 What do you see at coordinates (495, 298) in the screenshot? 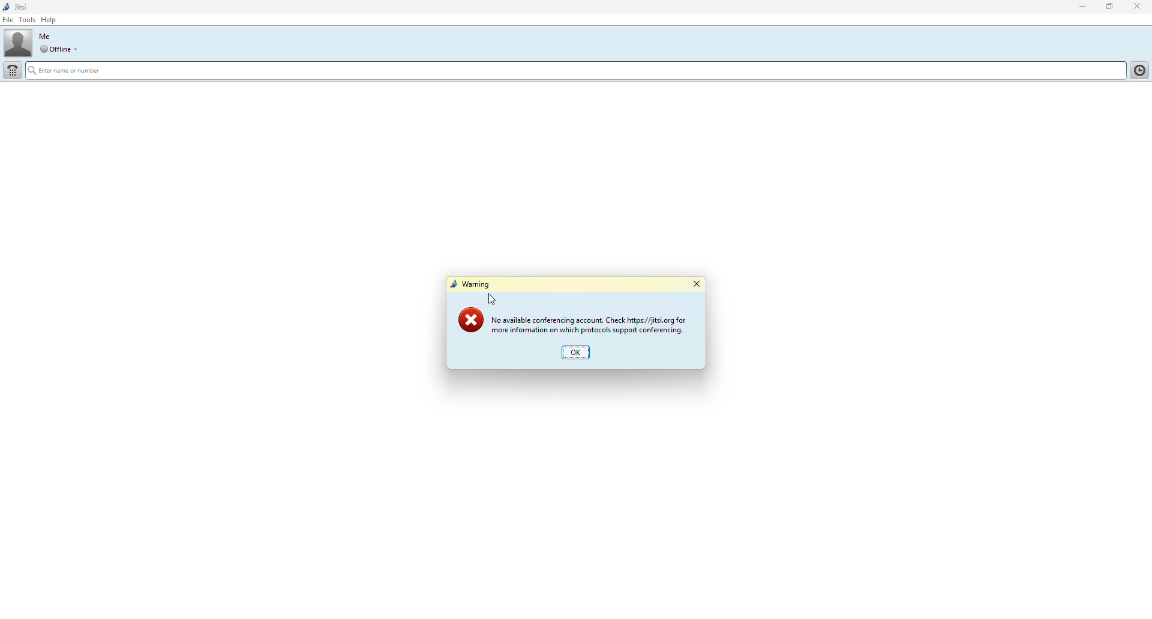
I see `cursor` at bounding box center [495, 298].